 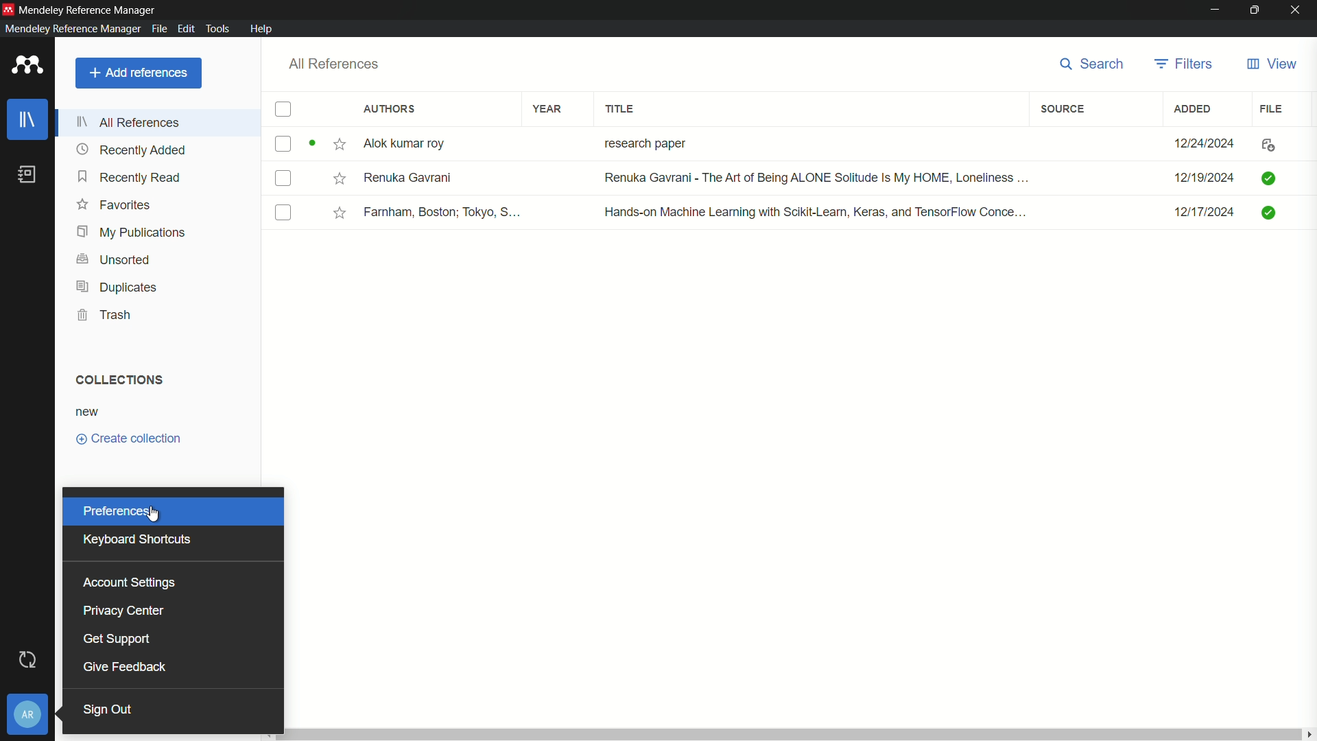 I want to click on tools menu, so click(x=221, y=29).